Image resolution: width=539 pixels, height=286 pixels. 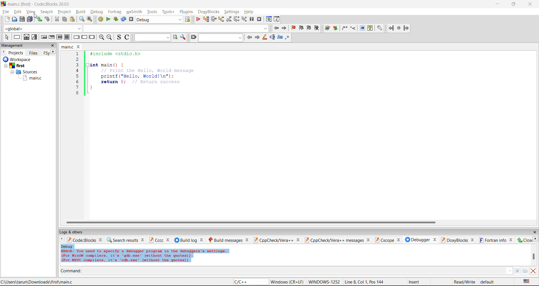 What do you see at coordinates (463, 282) in the screenshot?
I see `Read/Write` at bounding box center [463, 282].